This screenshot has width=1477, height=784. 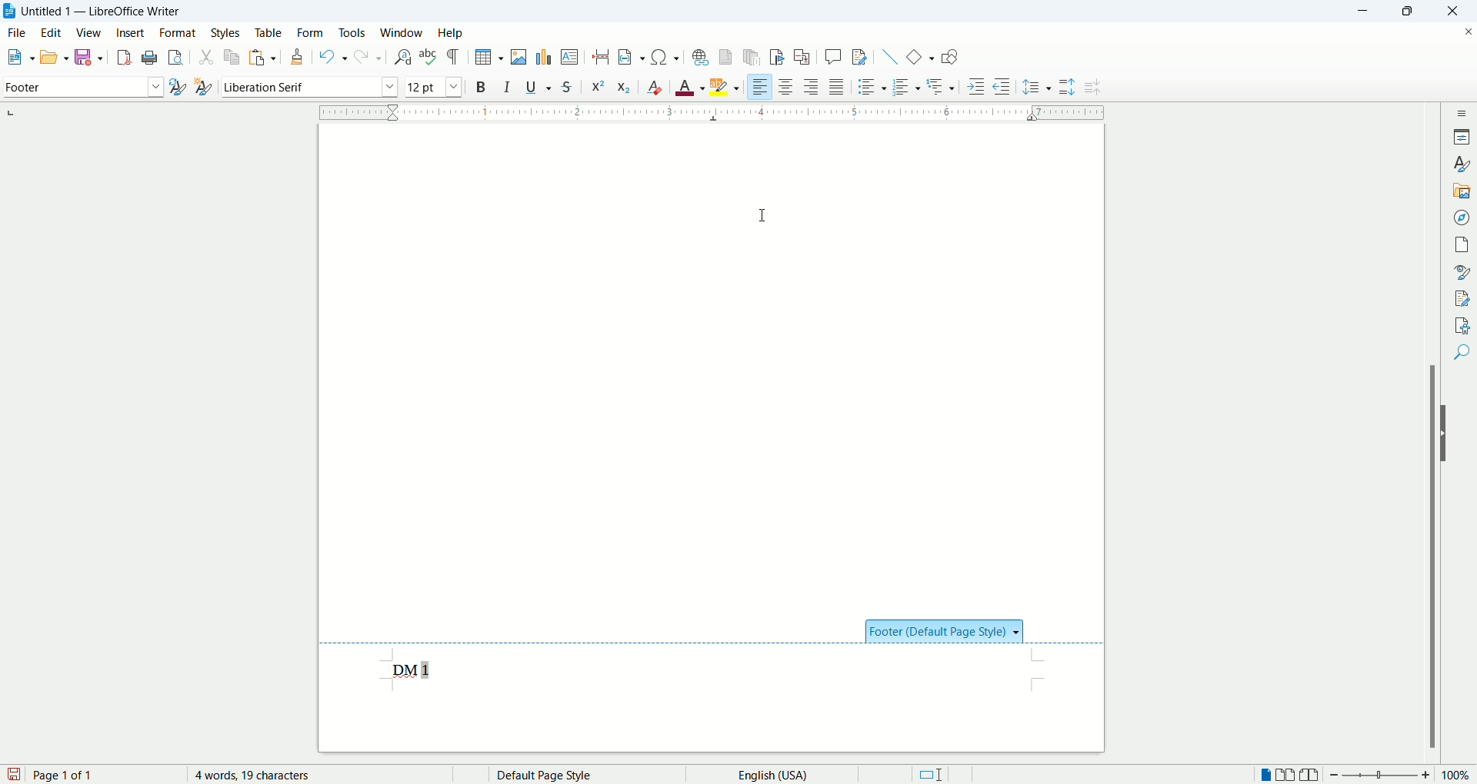 What do you see at coordinates (402, 57) in the screenshot?
I see `find and replace` at bounding box center [402, 57].